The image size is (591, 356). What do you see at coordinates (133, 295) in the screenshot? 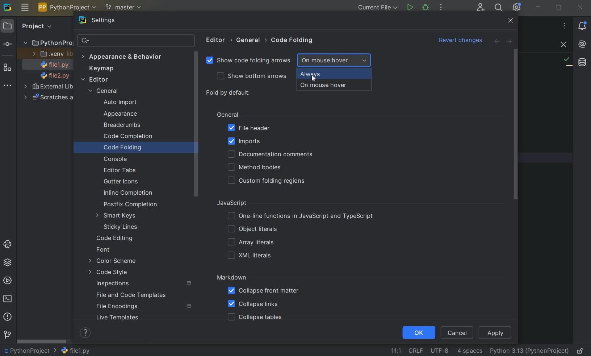
I see `FILE AND CODE TEMPLATES` at bounding box center [133, 295].